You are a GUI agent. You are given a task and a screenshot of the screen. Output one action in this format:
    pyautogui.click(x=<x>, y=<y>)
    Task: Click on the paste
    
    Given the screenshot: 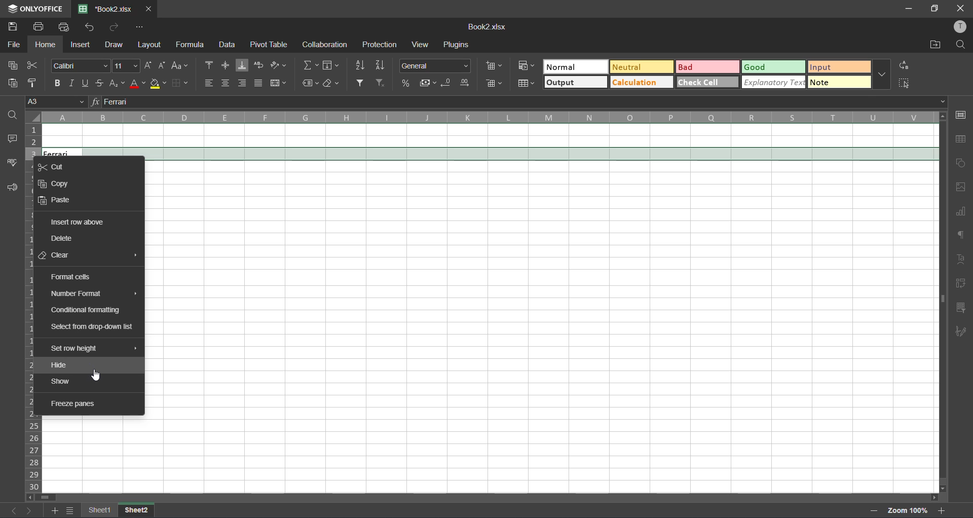 What is the action you would take?
    pyautogui.click(x=58, y=199)
    